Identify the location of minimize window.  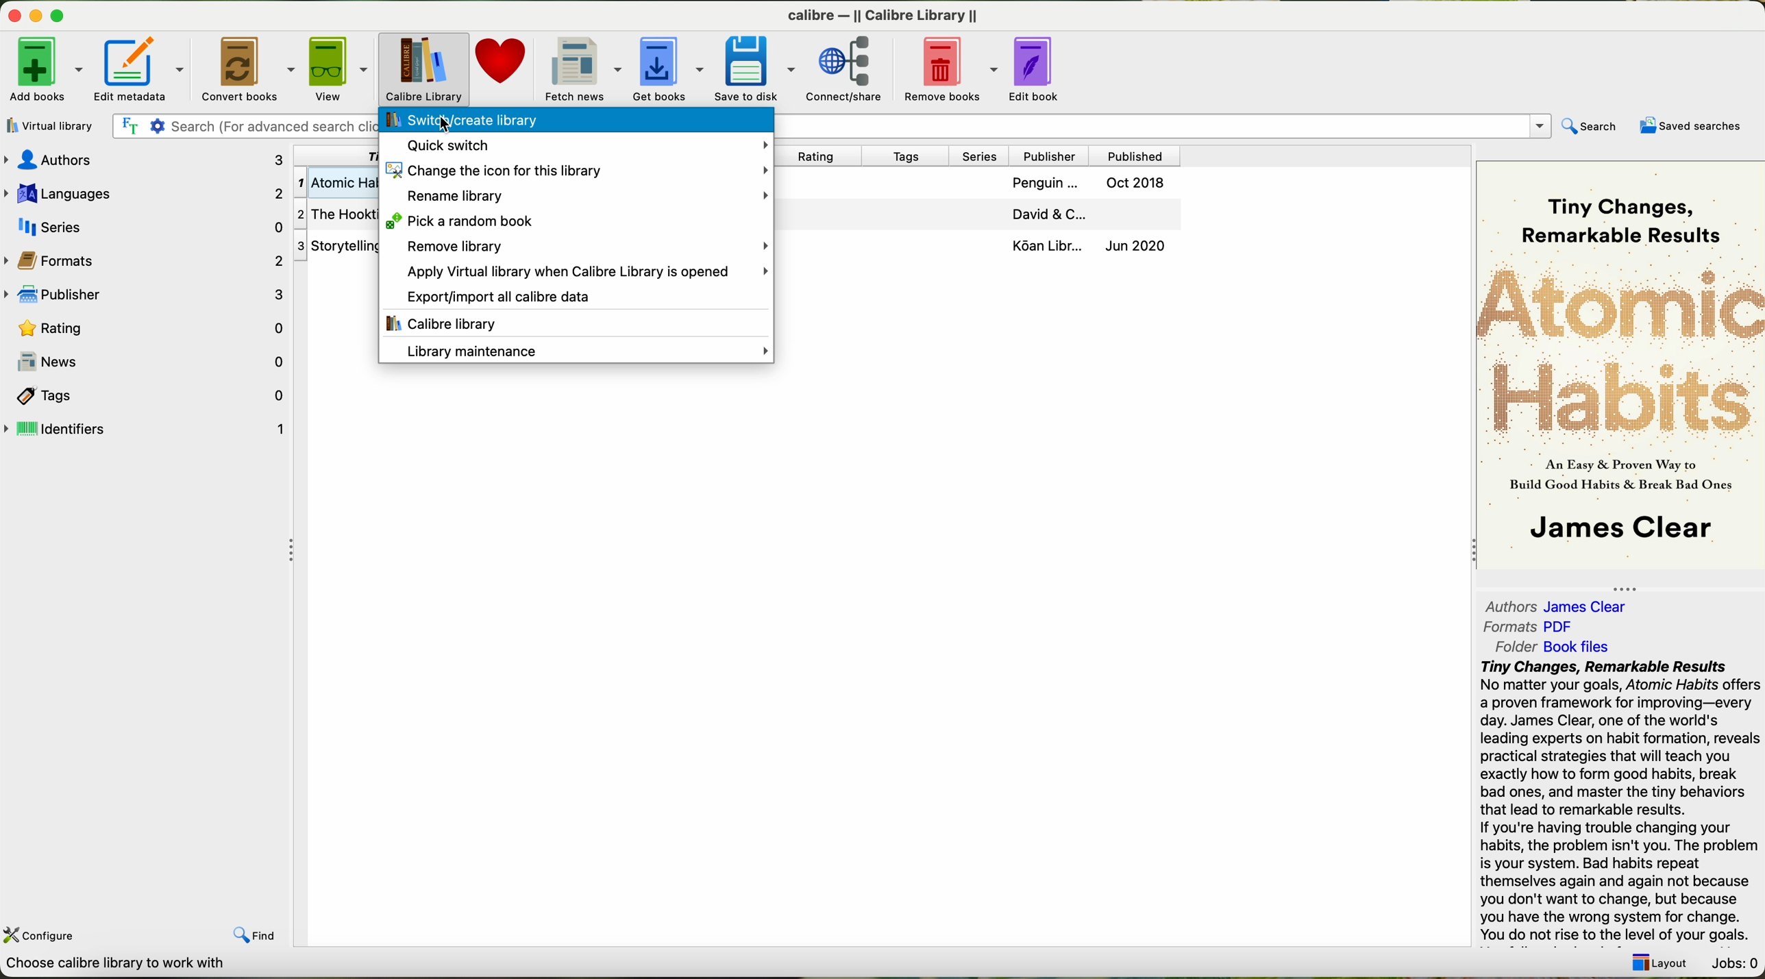
(36, 14).